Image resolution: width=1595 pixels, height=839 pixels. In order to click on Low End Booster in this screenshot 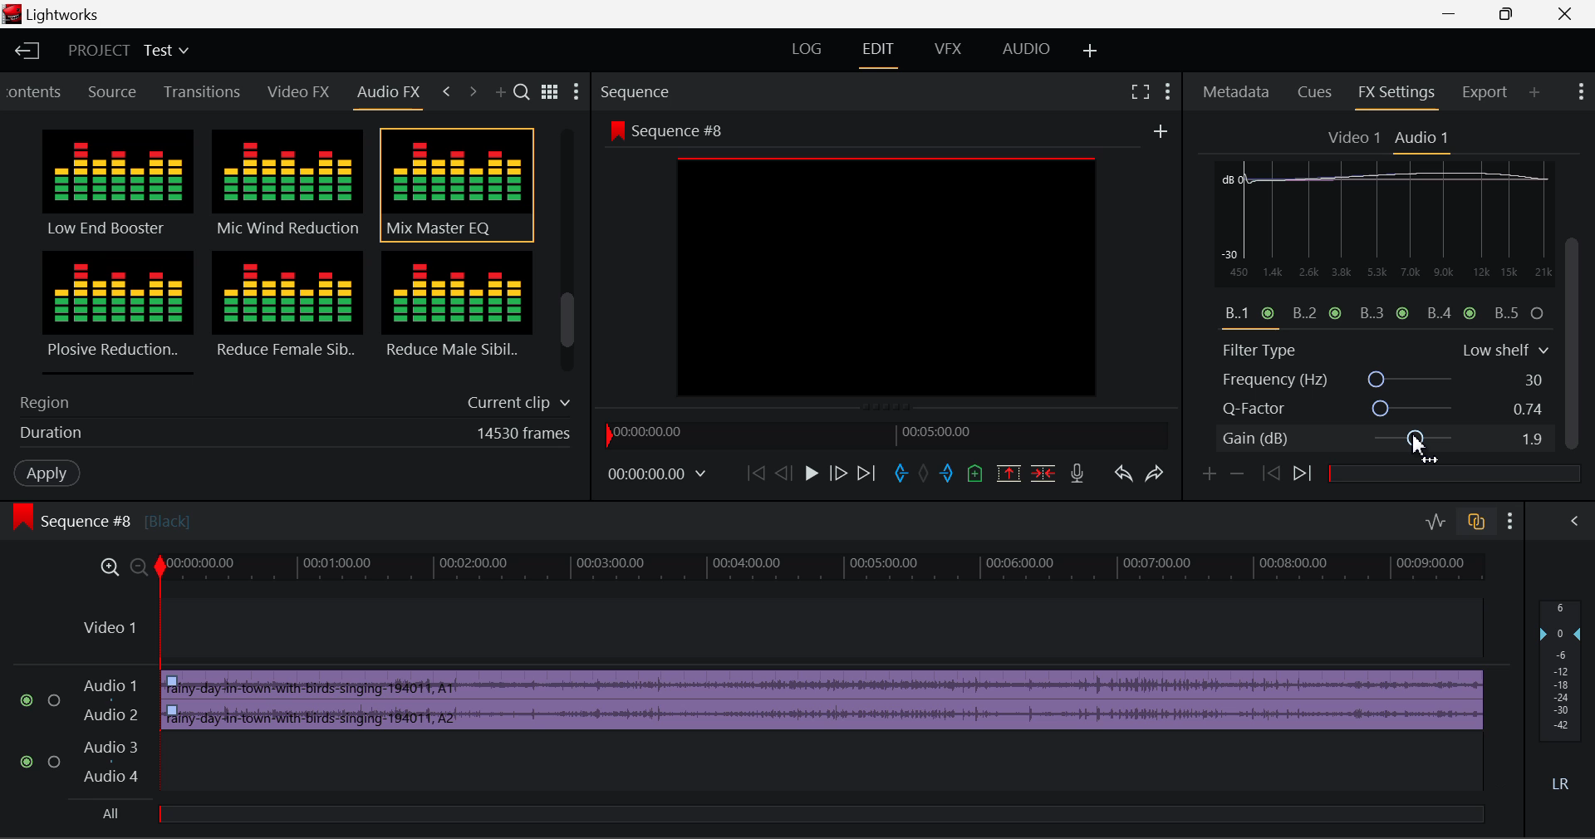, I will do `click(115, 184)`.